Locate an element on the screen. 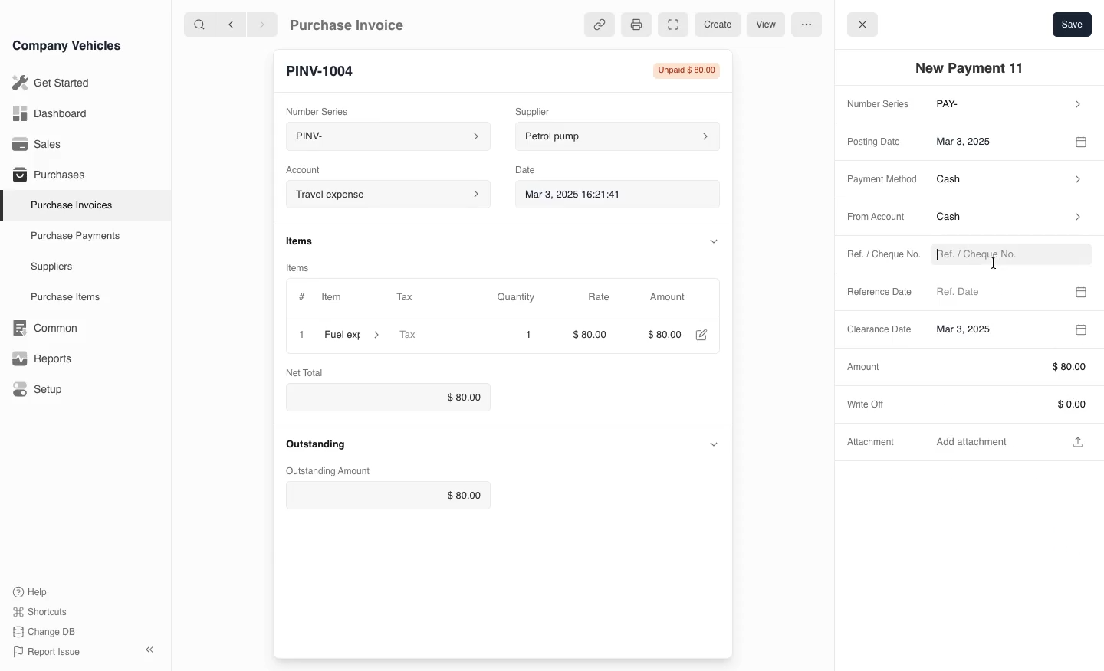 Image resolution: width=1104 pixels, height=671 pixels. unpaid is located at coordinates (682, 70).